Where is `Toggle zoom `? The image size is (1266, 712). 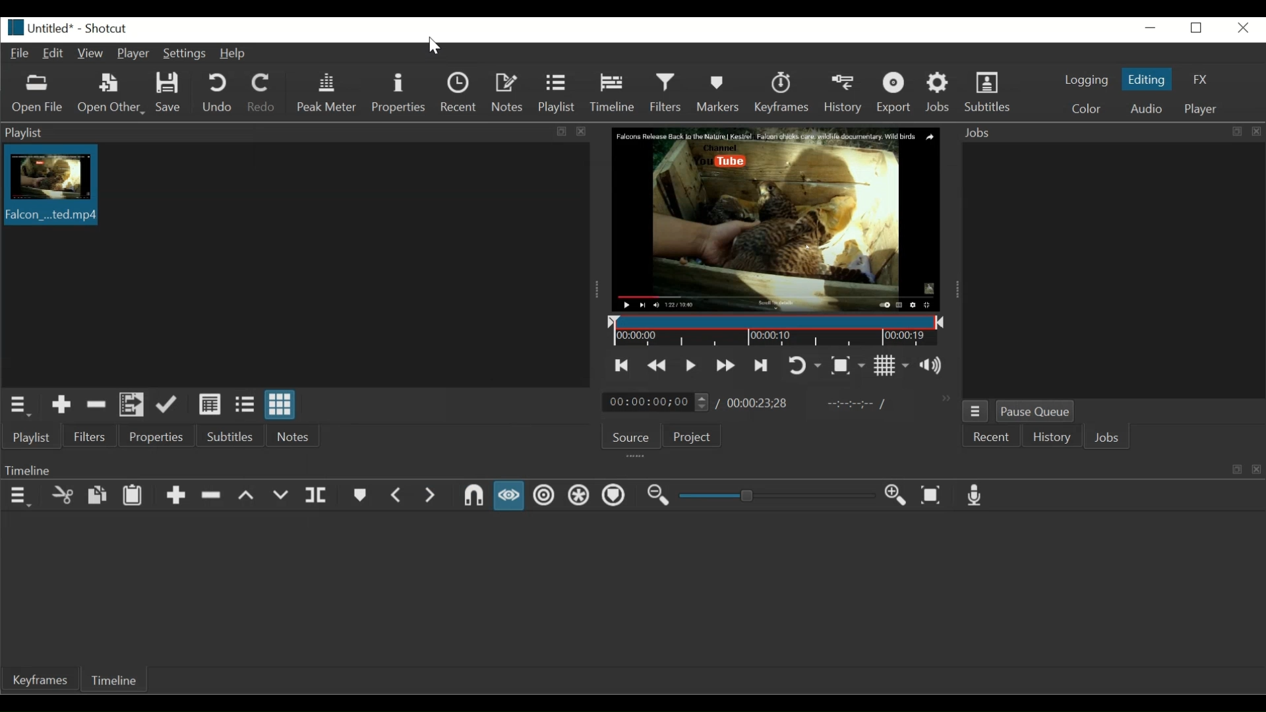
Toggle zoom  is located at coordinates (849, 364).